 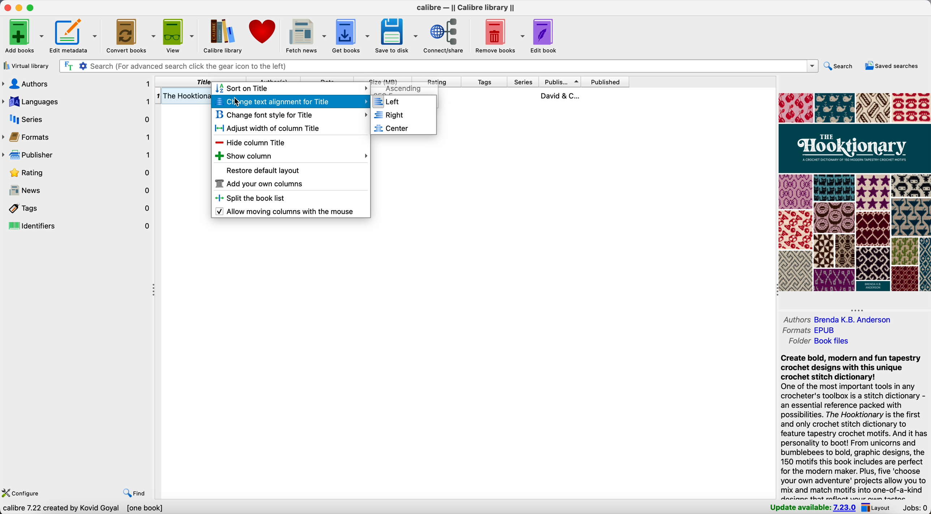 I want to click on remove books, so click(x=499, y=36).